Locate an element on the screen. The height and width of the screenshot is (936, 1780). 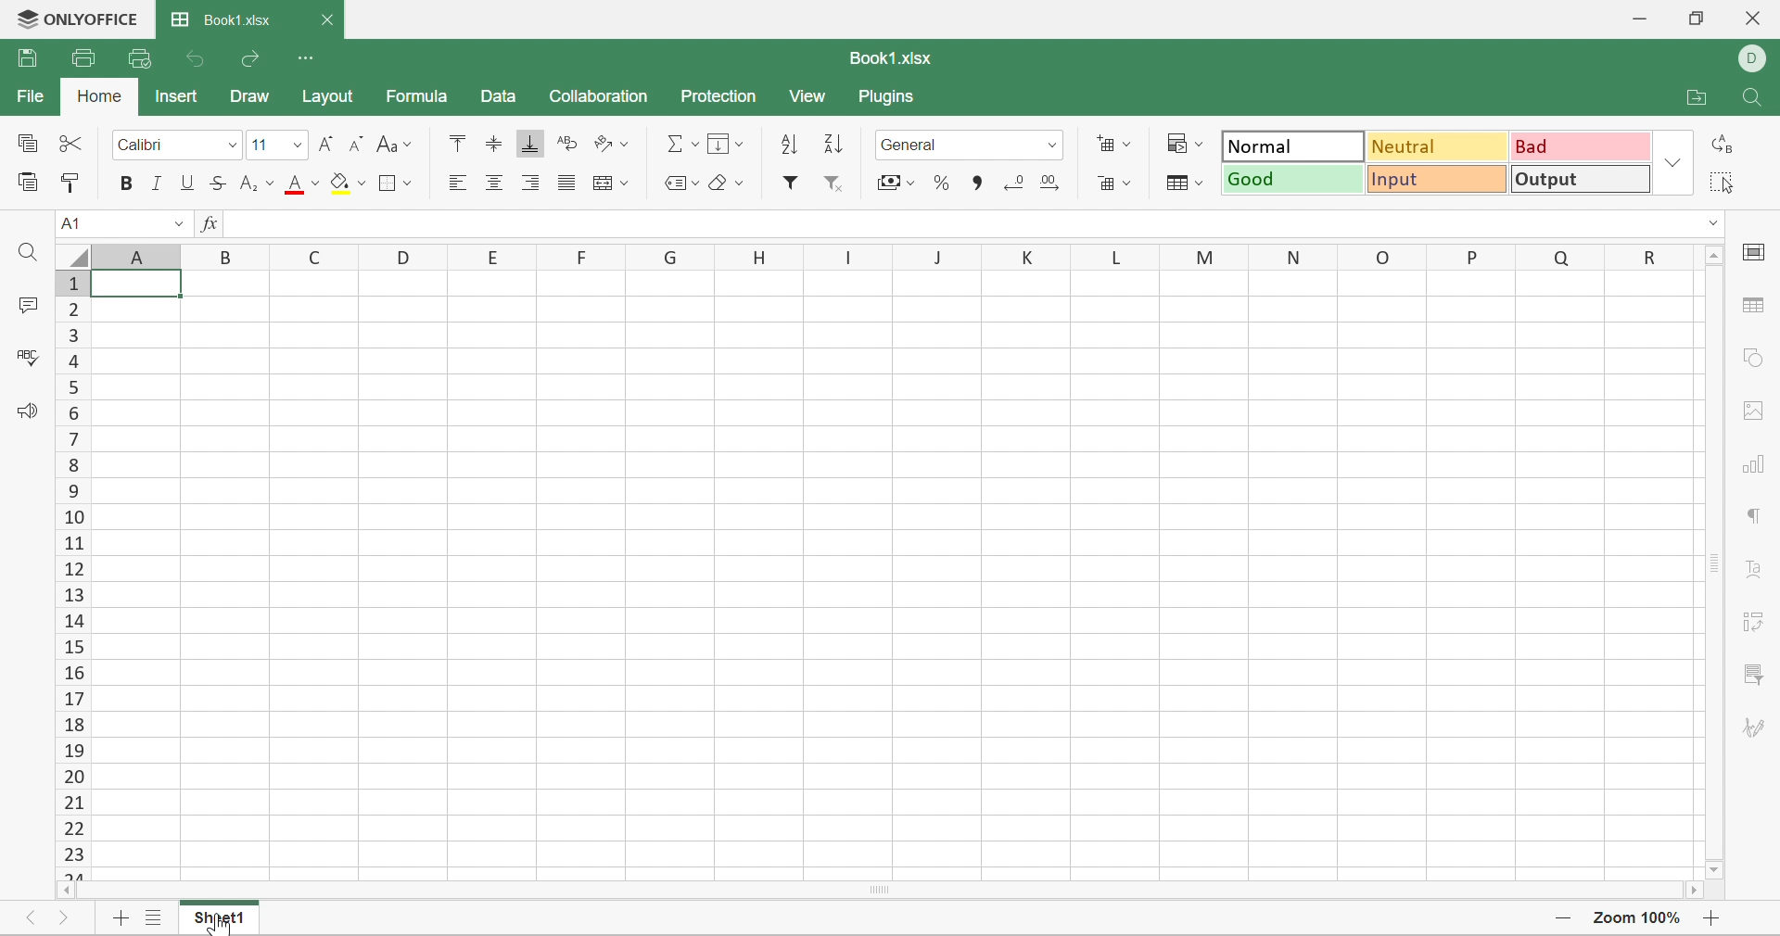
K is located at coordinates (1019, 256).